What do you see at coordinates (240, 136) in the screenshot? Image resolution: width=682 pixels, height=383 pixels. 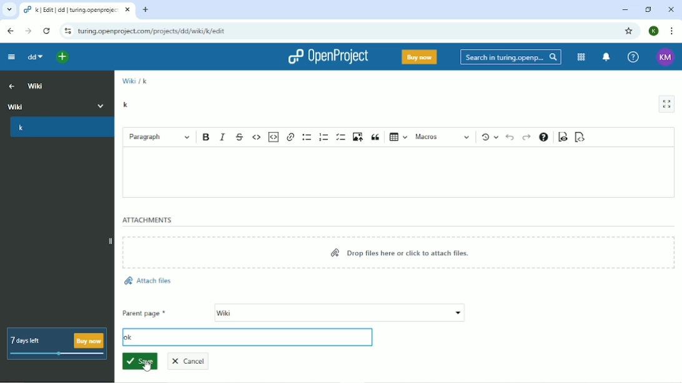 I see `Strikethrough` at bounding box center [240, 136].